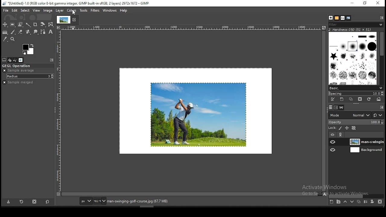  I want to click on crop tool, so click(43, 25).